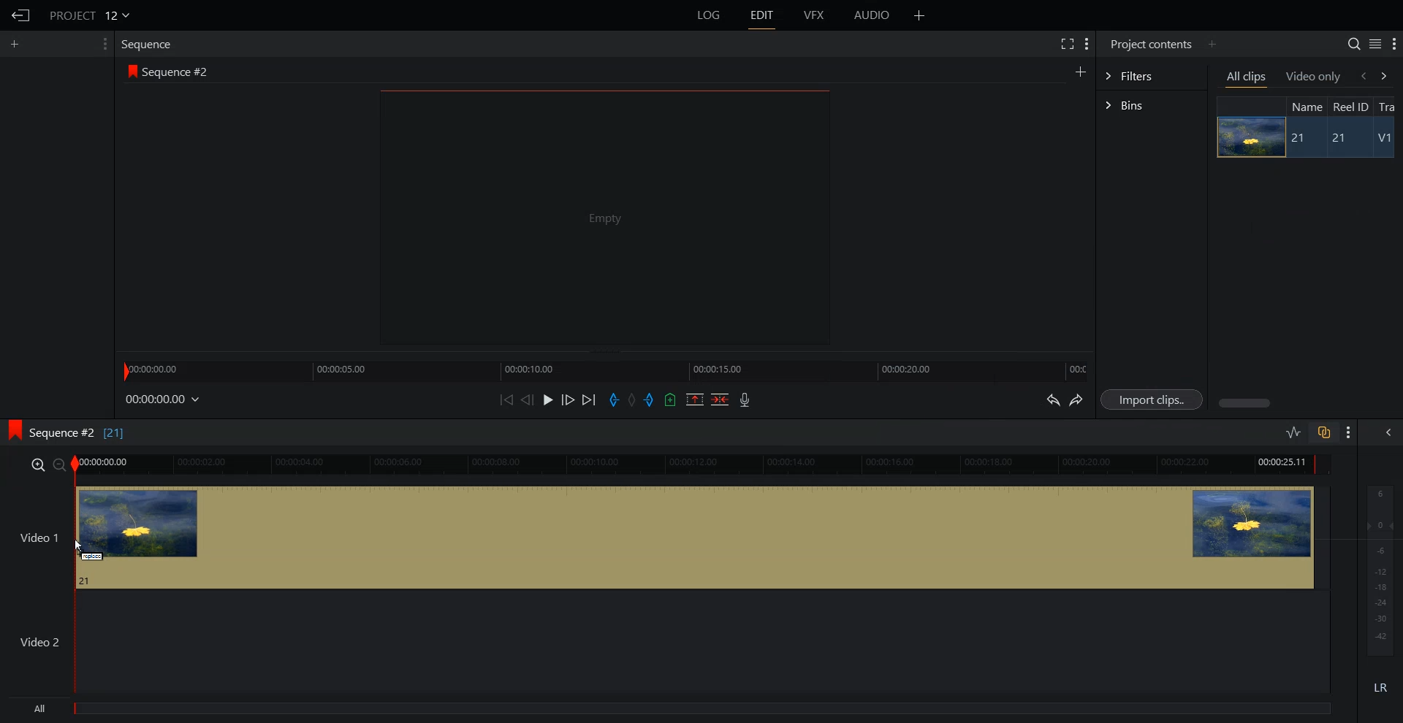 Image resolution: width=1403 pixels, height=723 pixels. I want to click on Timeline, so click(704, 464).